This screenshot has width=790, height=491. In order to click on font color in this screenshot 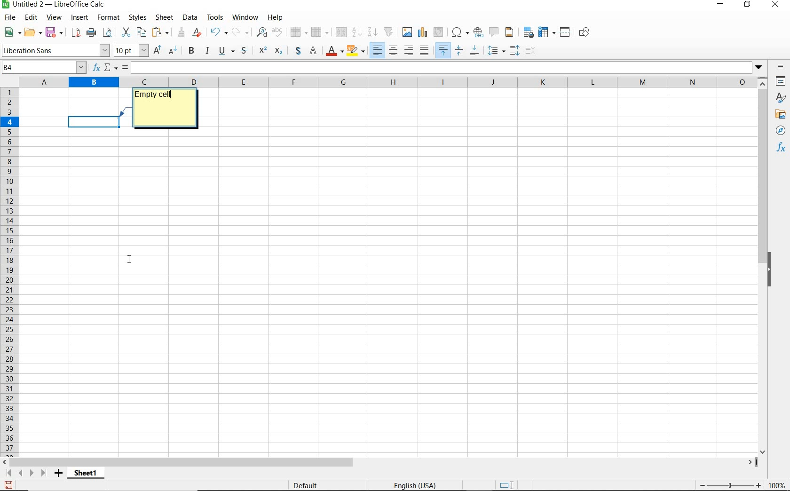, I will do `click(334, 51)`.